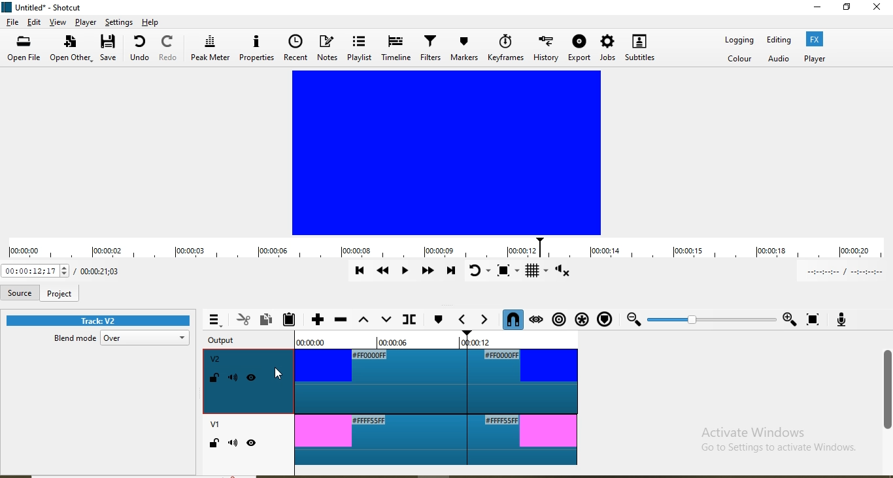 The image size is (893, 478). Describe the element at coordinates (438, 321) in the screenshot. I see `create/edit marker` at that location.